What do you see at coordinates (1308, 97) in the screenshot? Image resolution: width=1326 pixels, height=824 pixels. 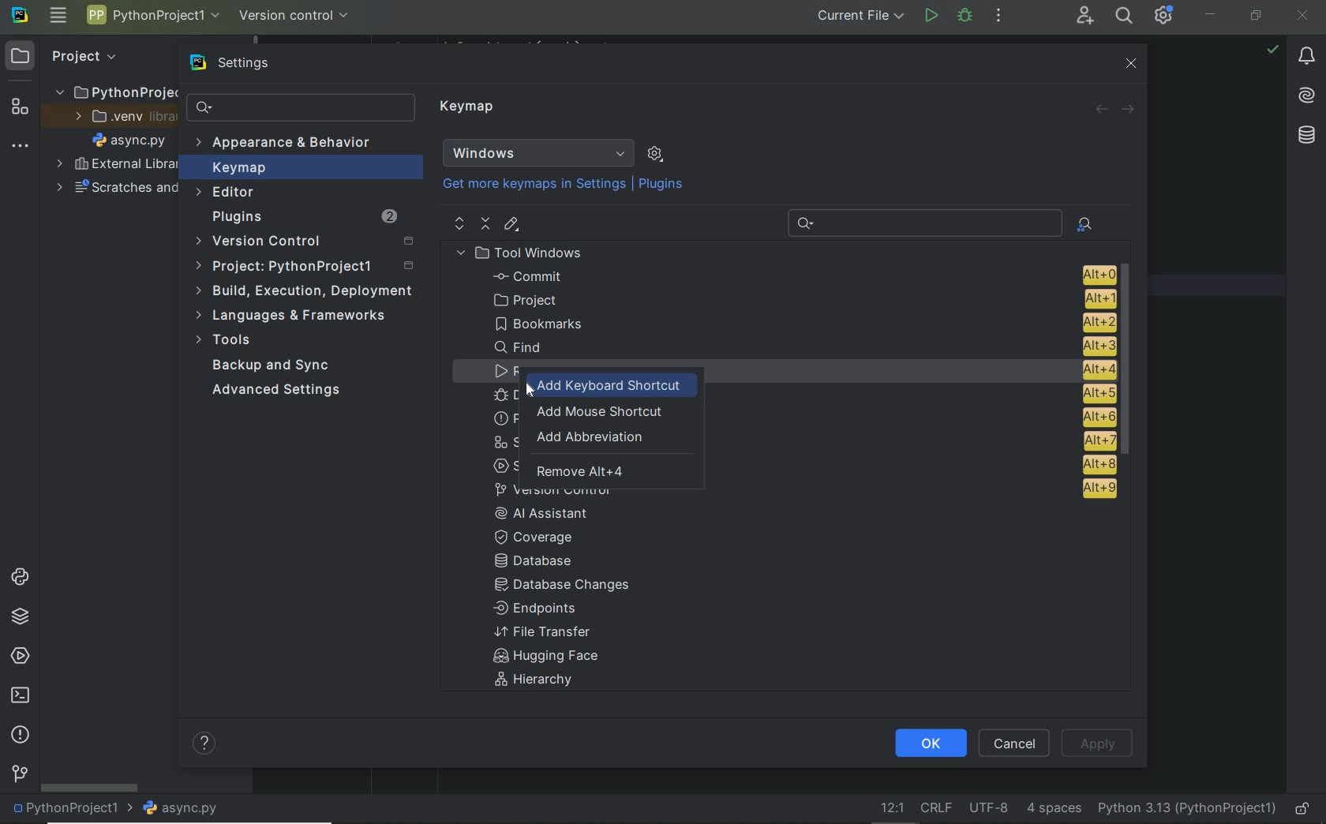 I see `AI Assistant` at bounding box center [1308, 97].